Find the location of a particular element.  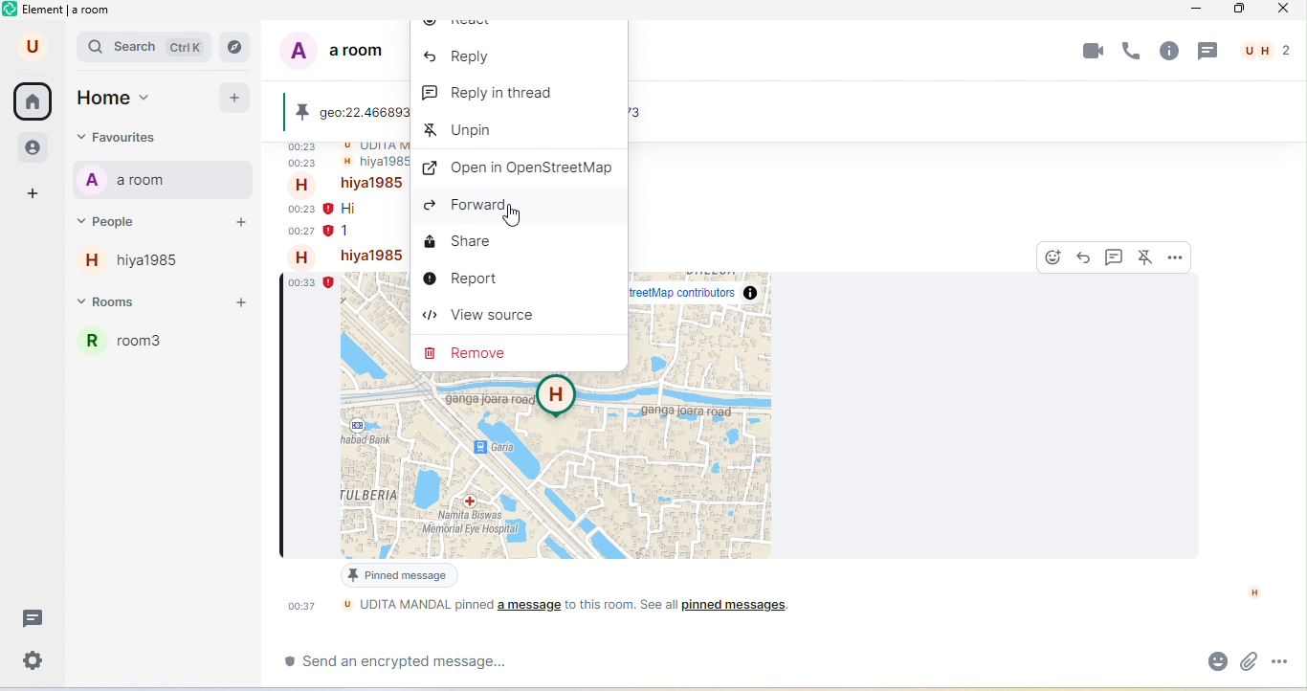

unpin is located at coordinates (1147, 256).